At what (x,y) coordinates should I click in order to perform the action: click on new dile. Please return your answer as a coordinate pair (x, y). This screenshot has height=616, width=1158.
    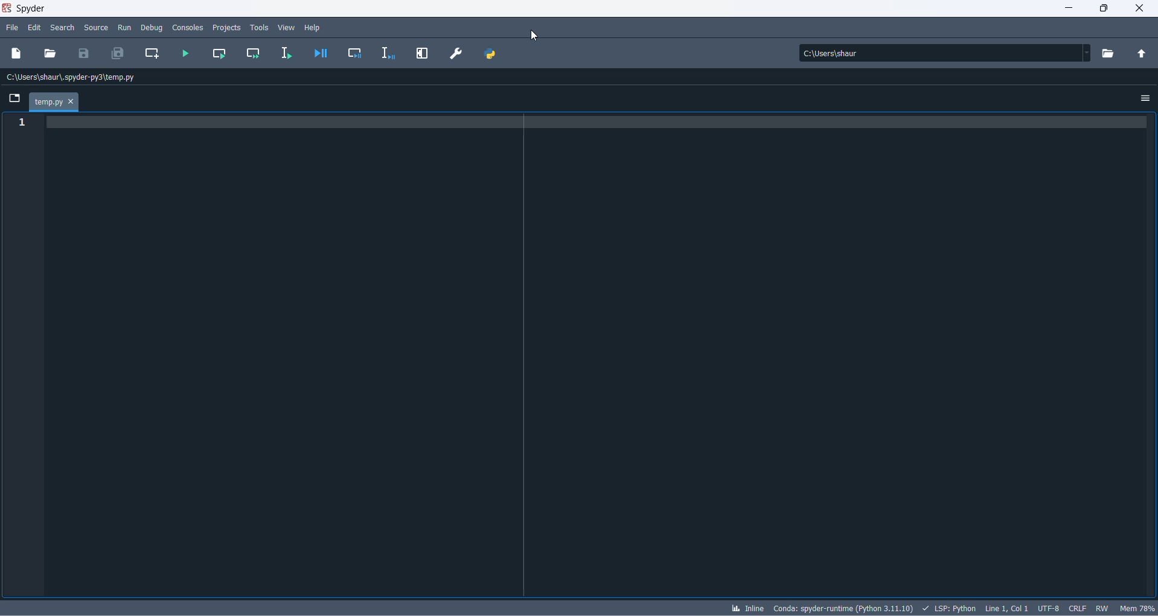
    Looking at the image, I should click on (17, 53).